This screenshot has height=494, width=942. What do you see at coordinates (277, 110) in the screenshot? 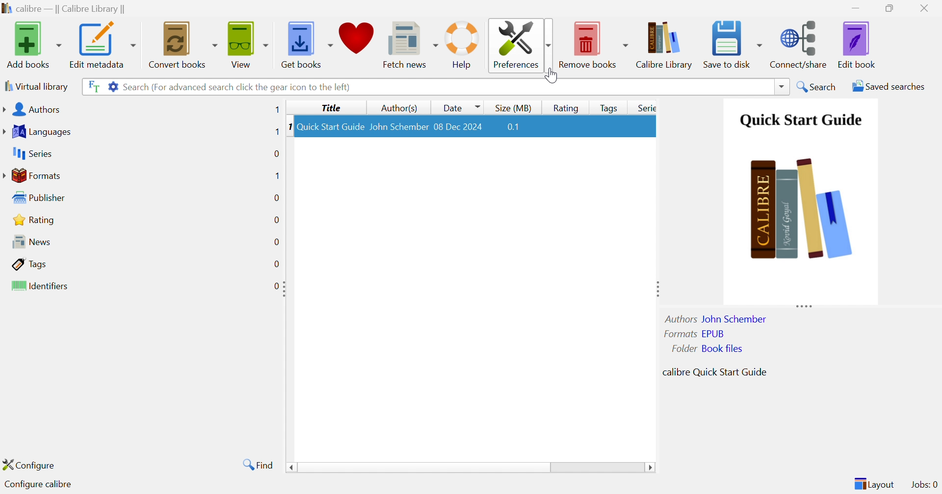
I see `1` at bounding box center [277, 110].